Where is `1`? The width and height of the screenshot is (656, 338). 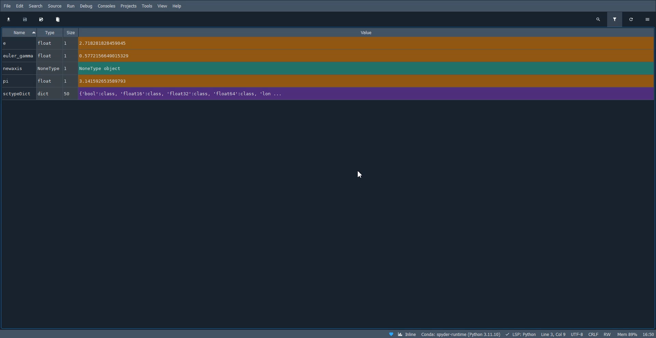 1 is located at coordinates (65, 55).